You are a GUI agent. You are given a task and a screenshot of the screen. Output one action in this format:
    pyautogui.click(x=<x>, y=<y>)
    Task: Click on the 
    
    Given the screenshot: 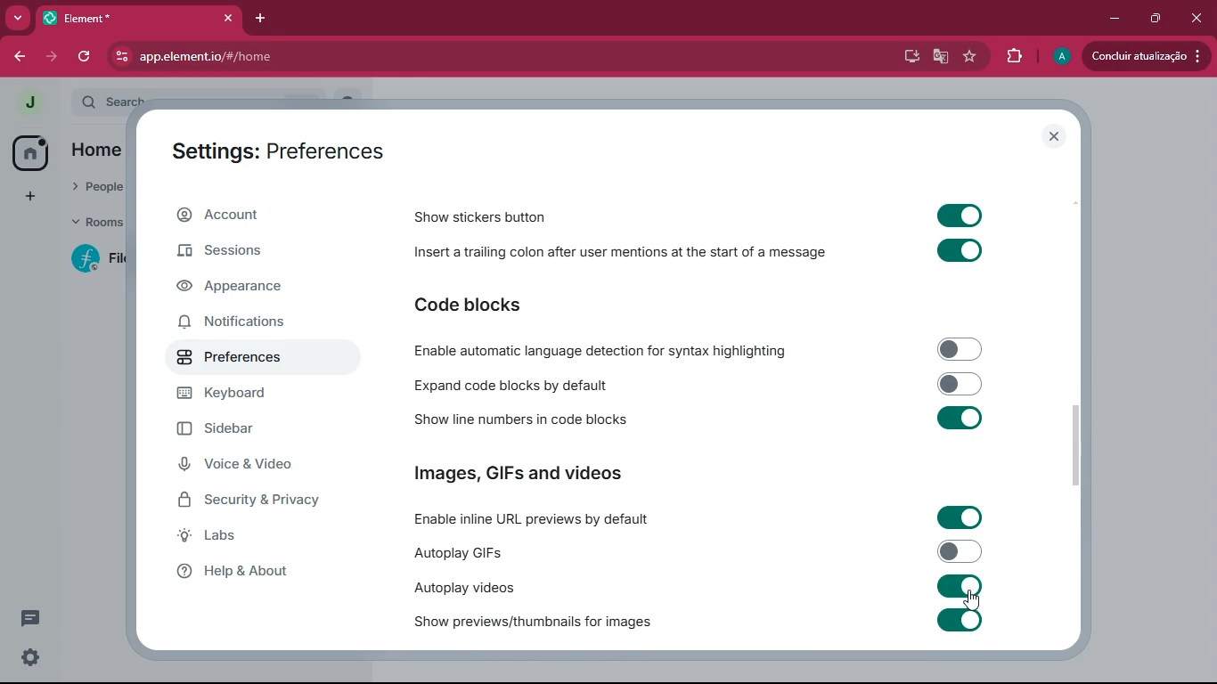 What is the action you would take?
    pyautogui.click(x=960, y=348)
    